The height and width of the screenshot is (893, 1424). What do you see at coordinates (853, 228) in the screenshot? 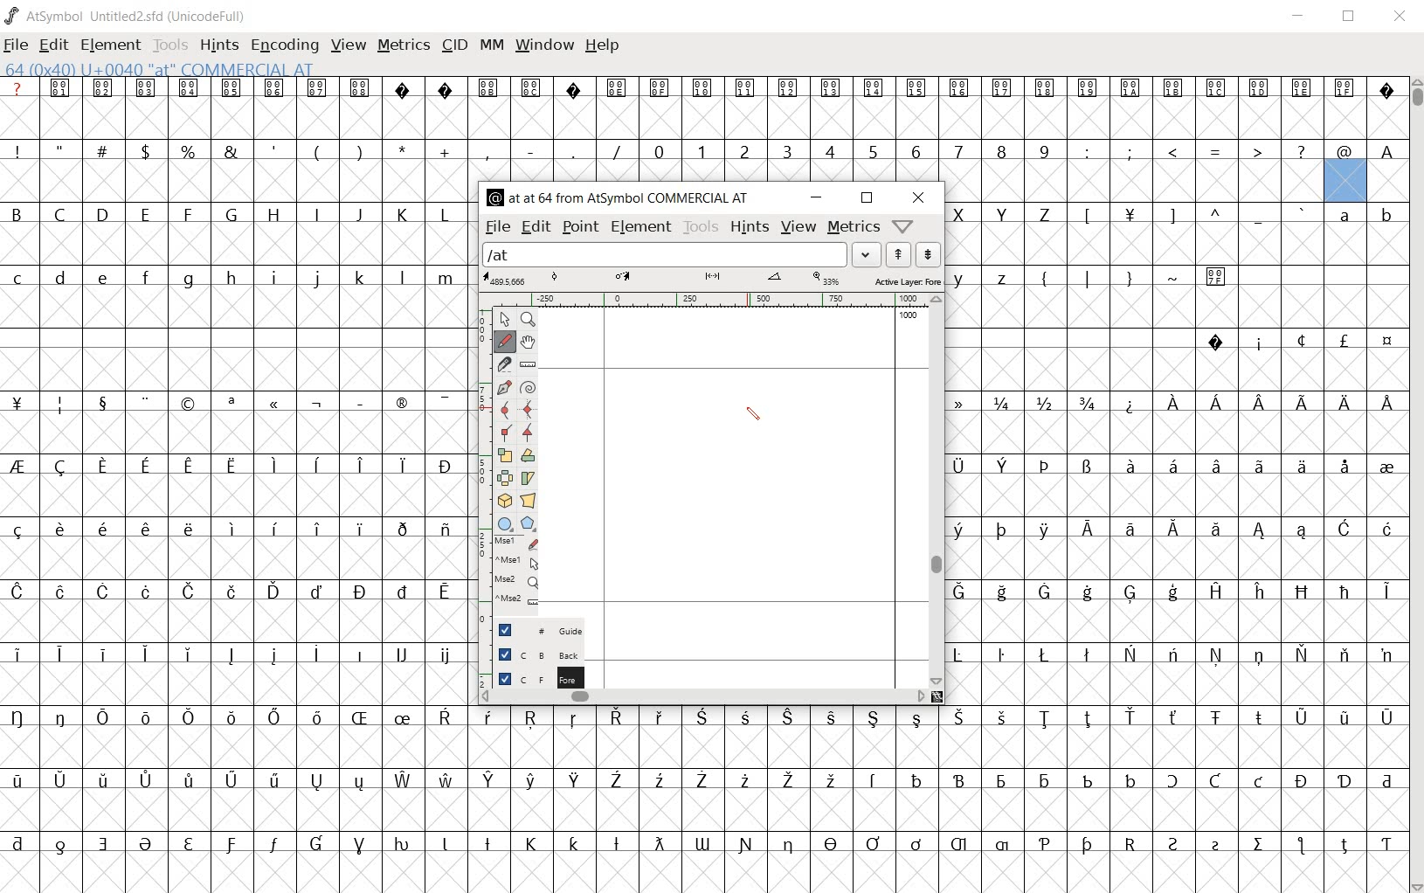
I see `metrics` at bounding box center [853, 228].